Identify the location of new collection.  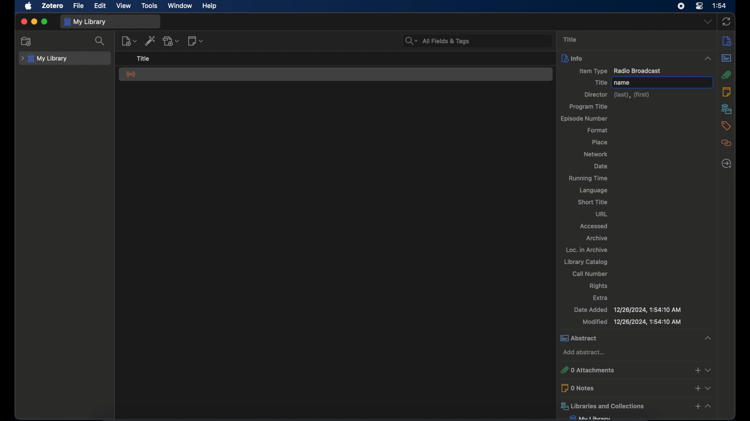
(26, 41).